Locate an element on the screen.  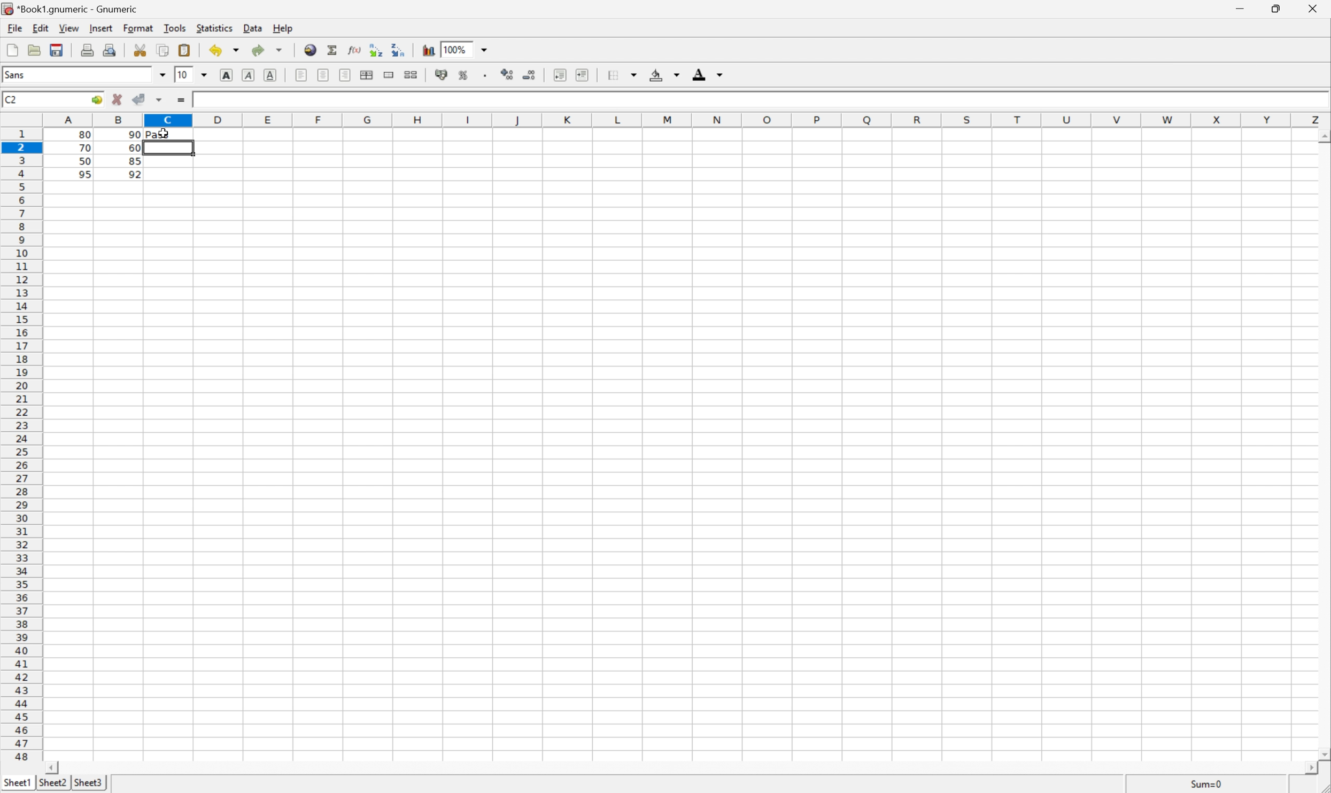
Minimize is located at coordinates (1241, 7).